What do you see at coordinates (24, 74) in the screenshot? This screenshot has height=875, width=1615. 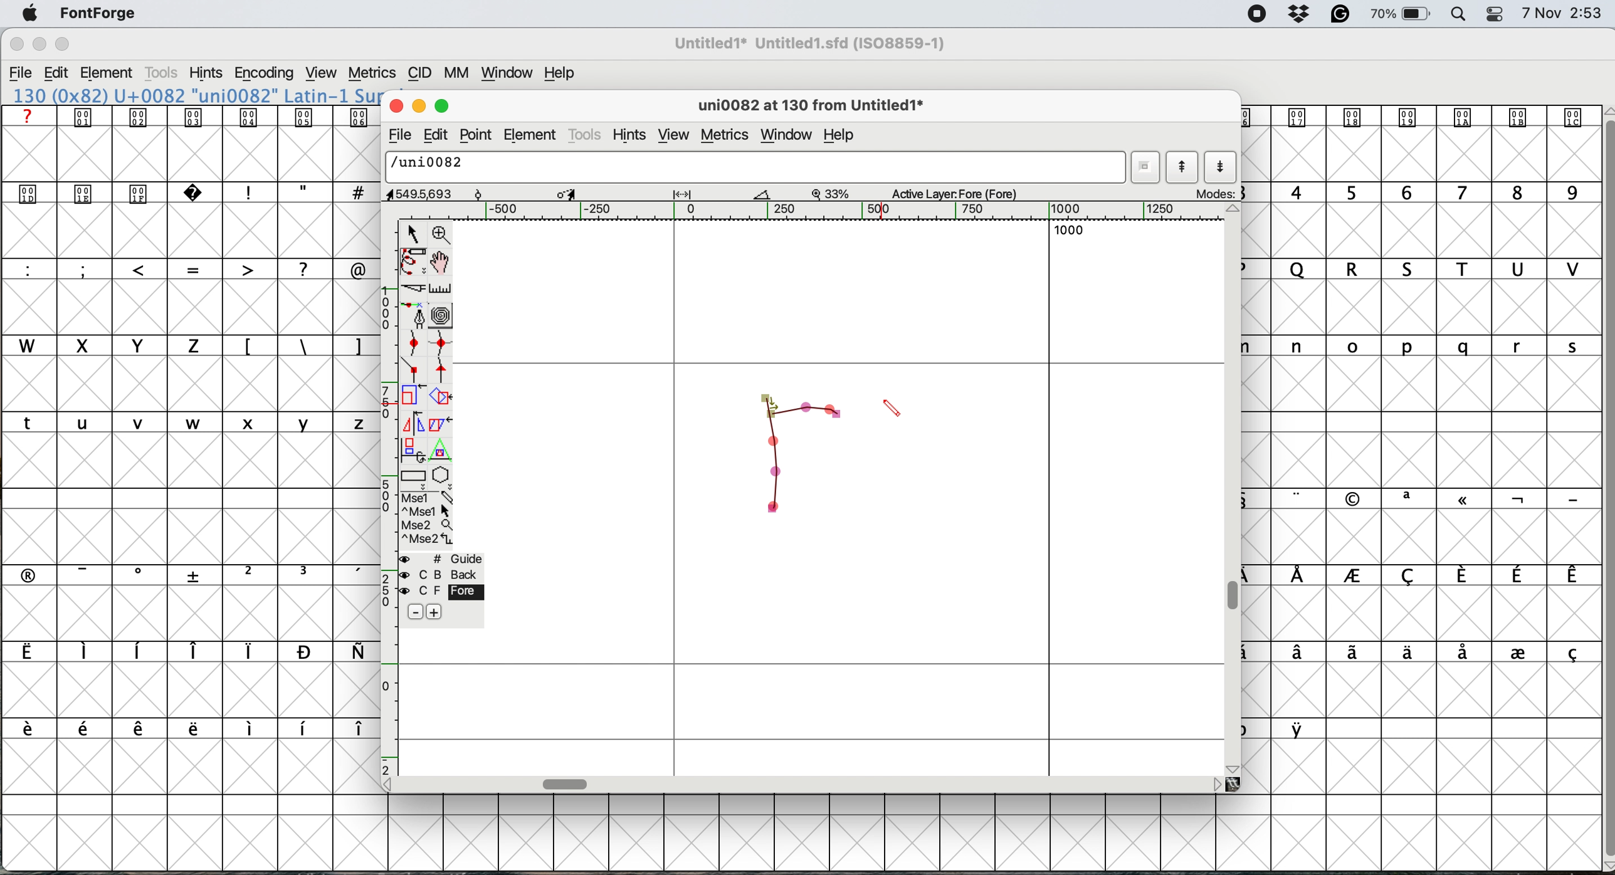 I see `file` at bounding box center [24, 74].